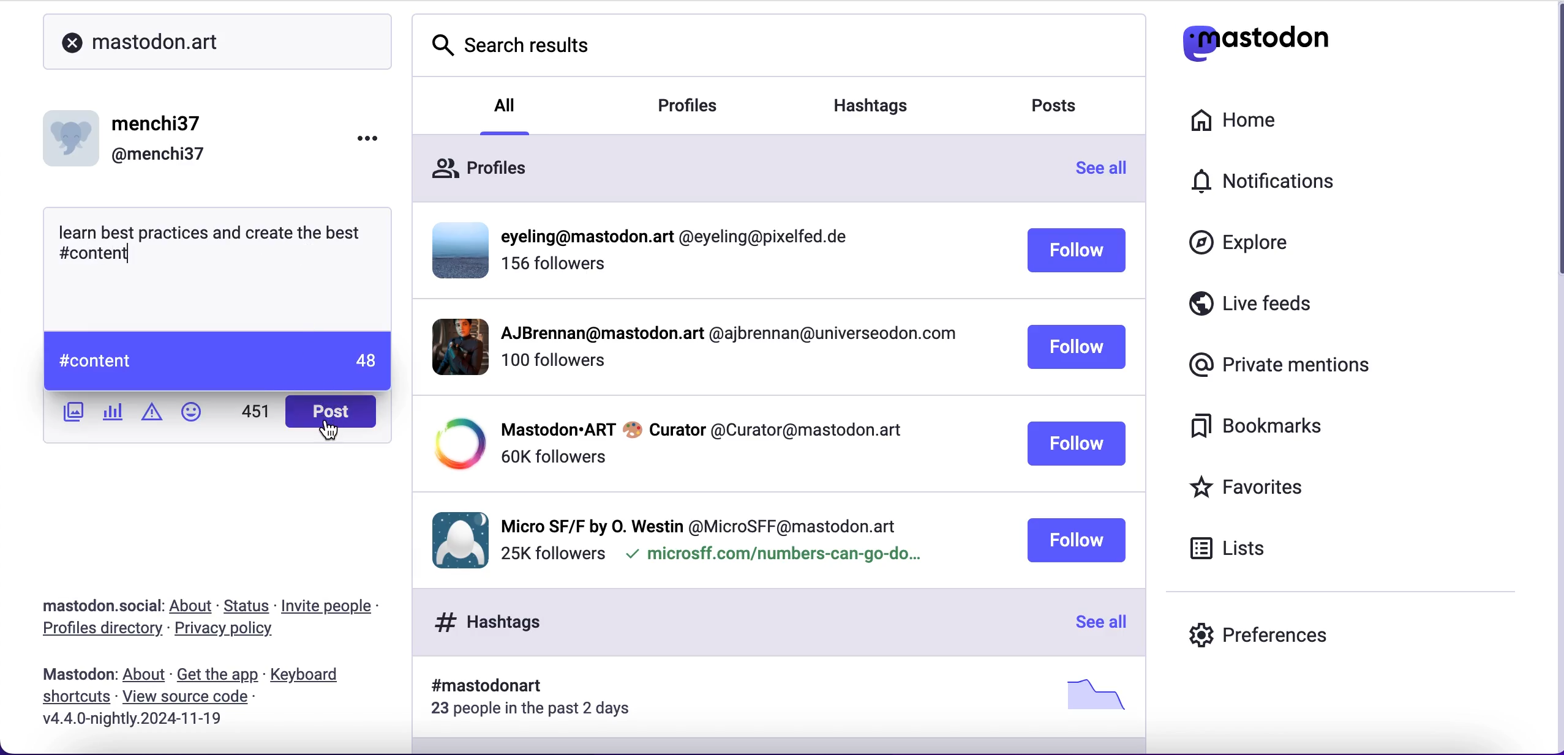  What do you see at coordinates (331, 434) in the screenshot?
I see `cursor` at bounding box center [331, 434].